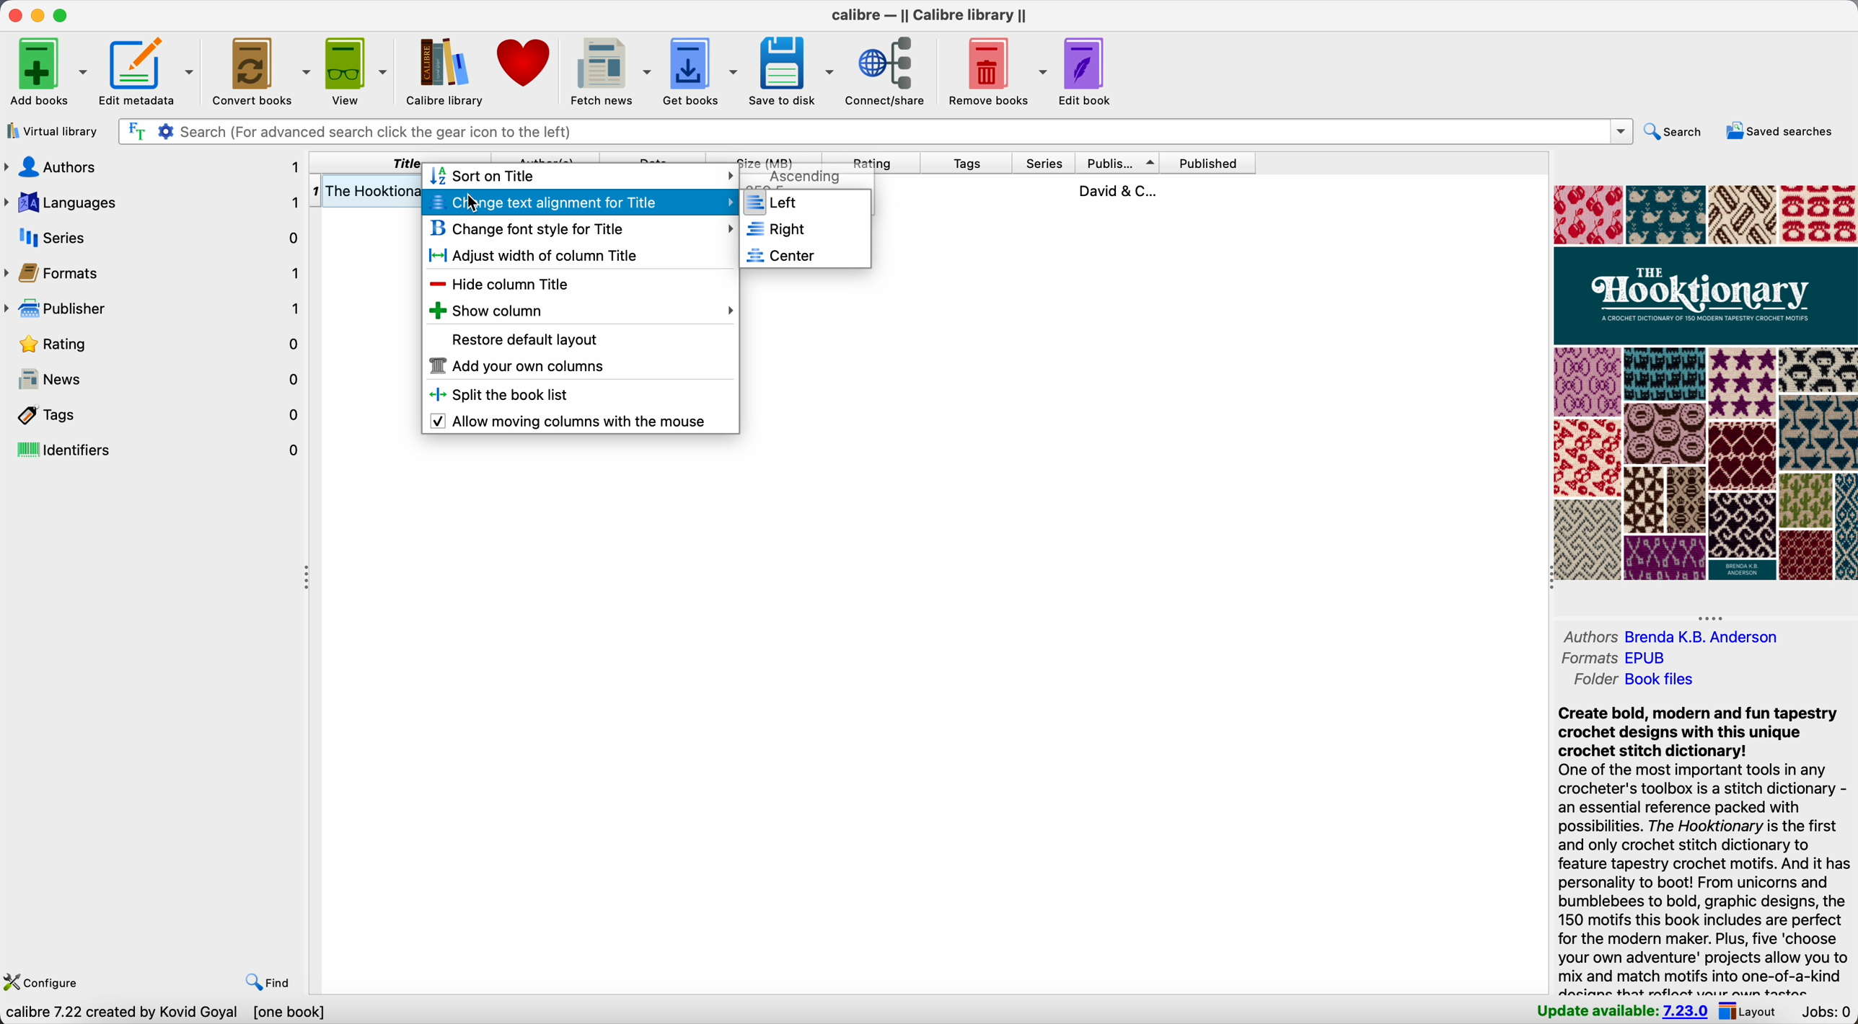 The width and height of the screenshot is (1858, 1024). I want to click on tags, so click(160, 416).